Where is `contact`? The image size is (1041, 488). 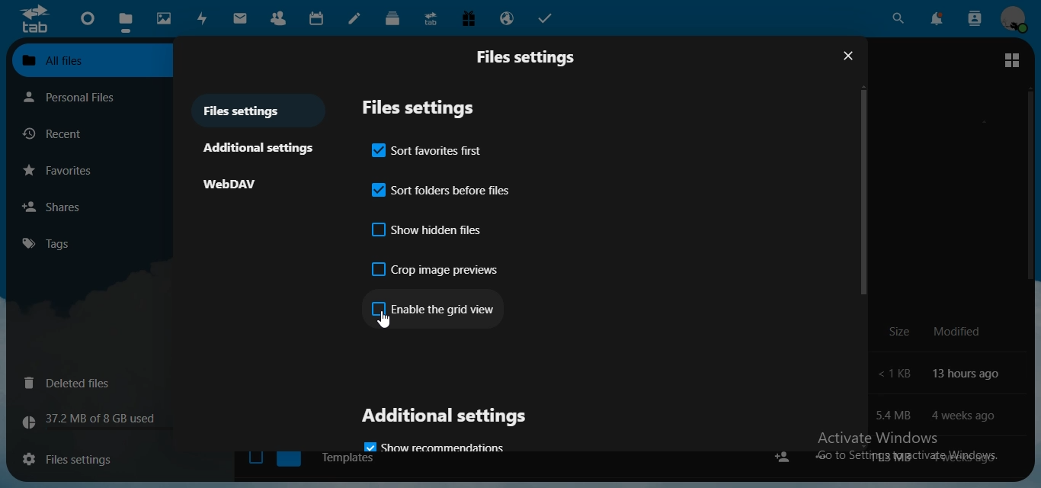
contact is located at coordinates (279, 17).